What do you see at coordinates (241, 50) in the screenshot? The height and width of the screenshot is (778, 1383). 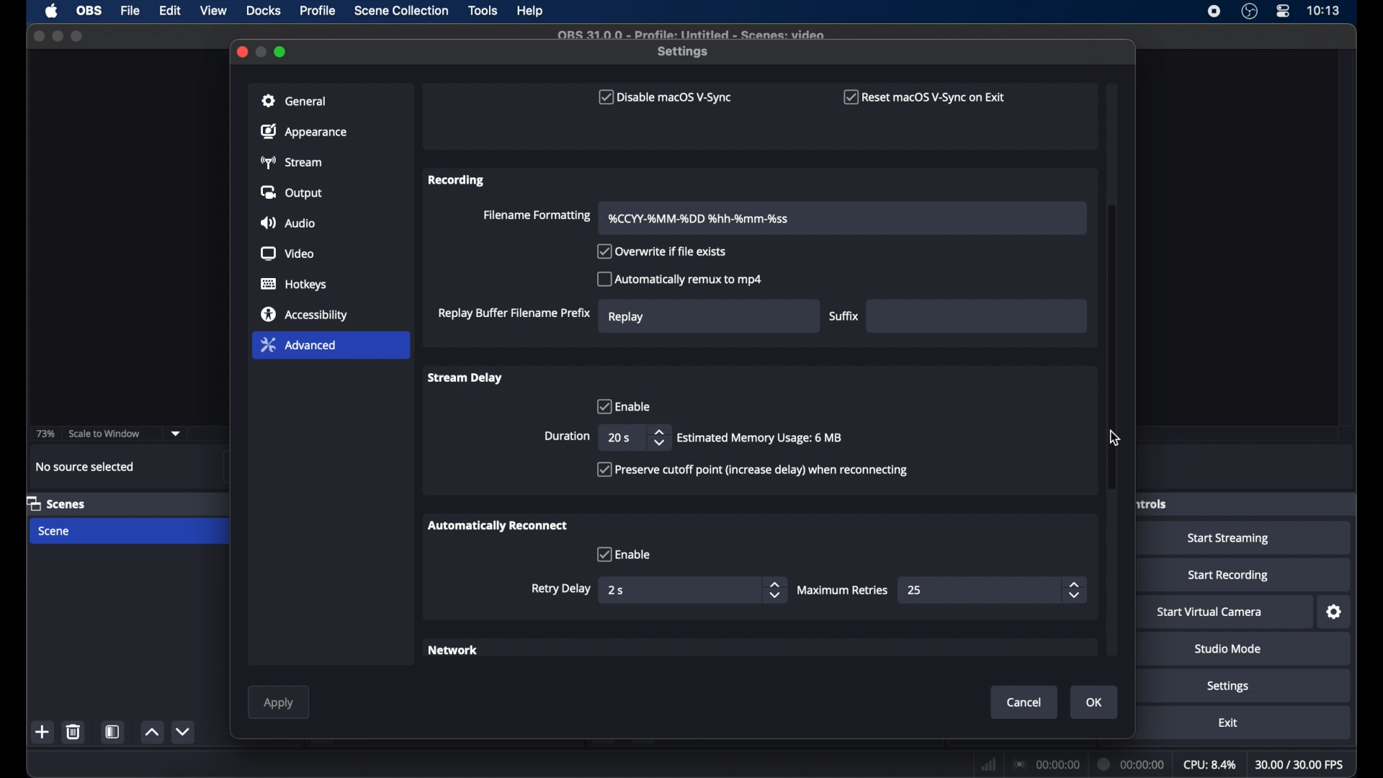 I see `close` at bounding box center [241, 50].